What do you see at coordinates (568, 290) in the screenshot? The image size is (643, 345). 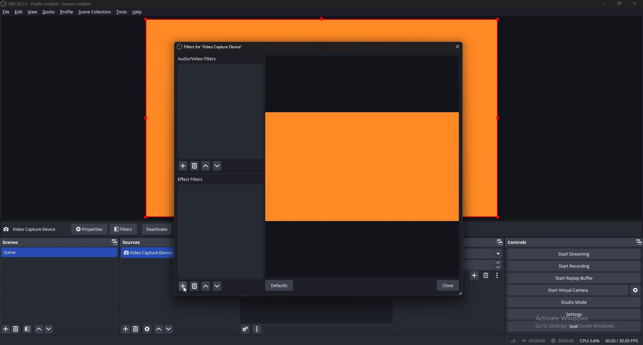 I see `start virtual camera` at bounding box center [568, 290].